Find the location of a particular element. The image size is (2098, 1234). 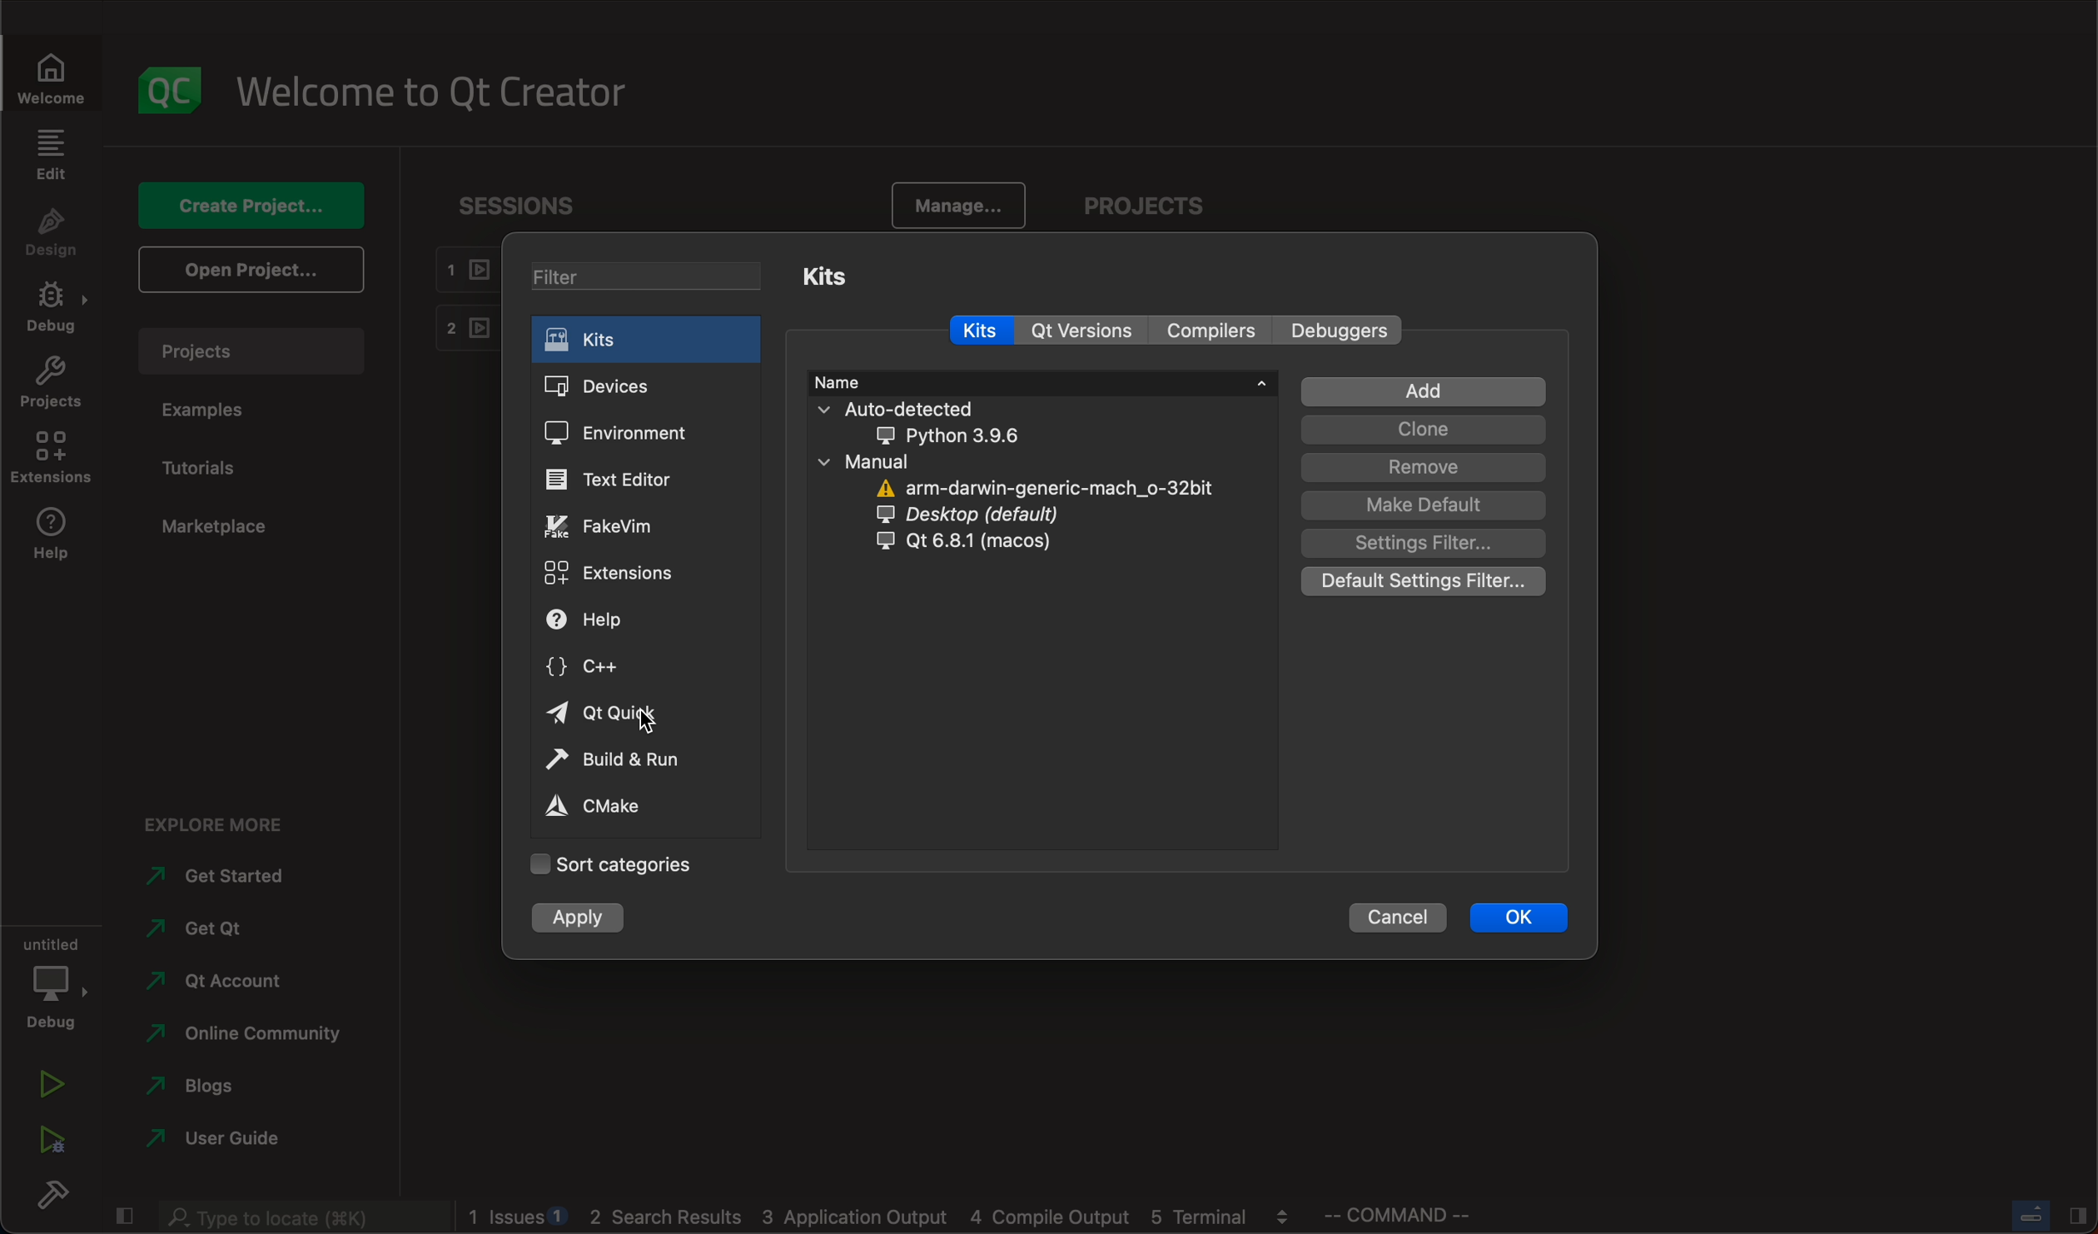

auto detected is located at coordinates (930, 424).